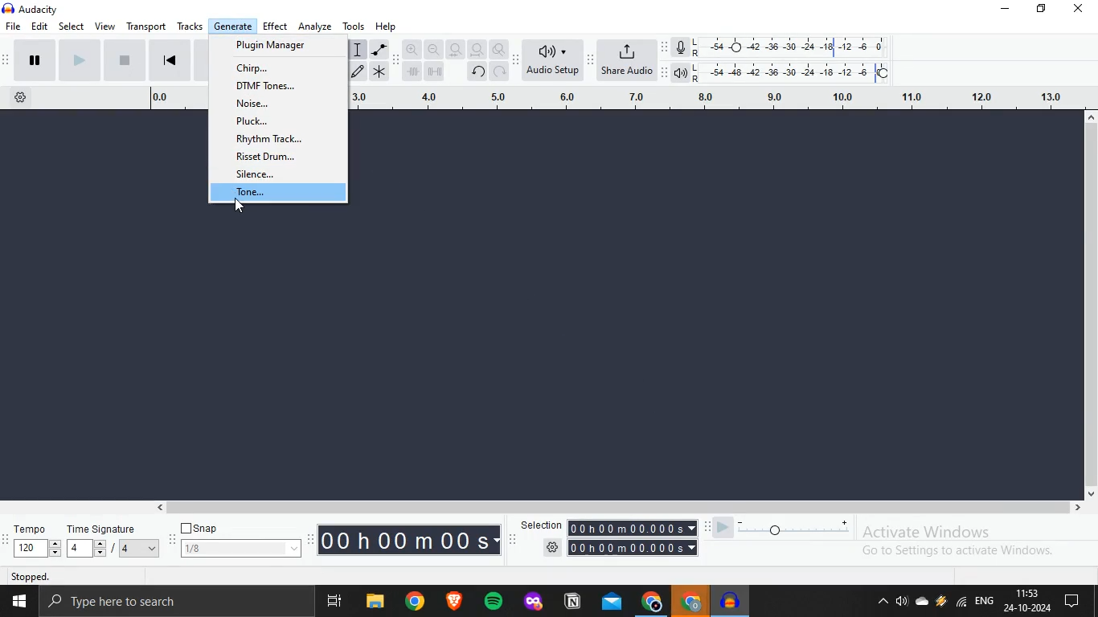 This screenshot has height=617, width=1098. I want to click on Chrome, so click(650, 603).